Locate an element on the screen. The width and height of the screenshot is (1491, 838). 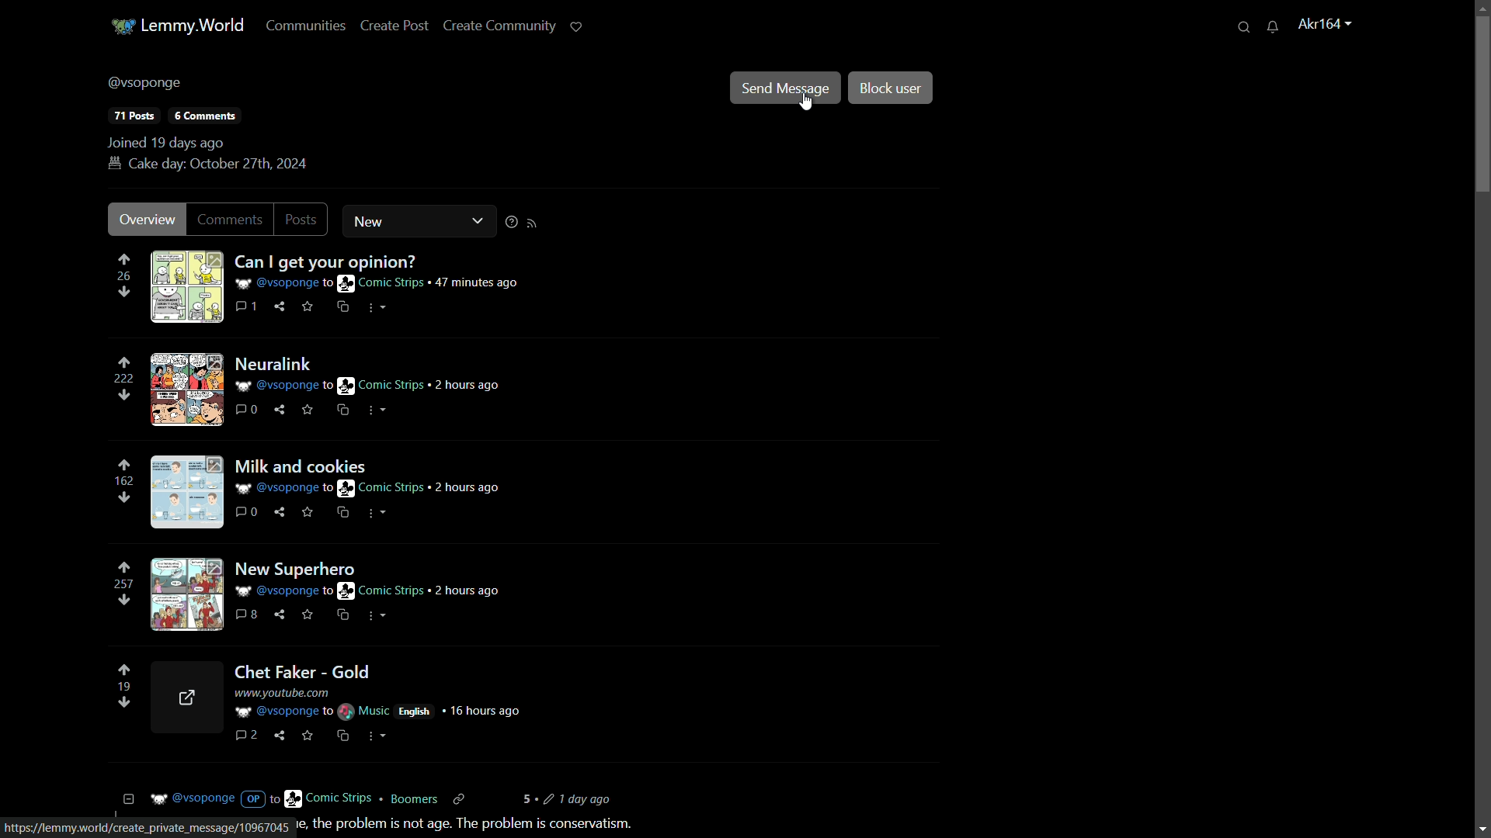
posts is located at coordinates (132, 116).